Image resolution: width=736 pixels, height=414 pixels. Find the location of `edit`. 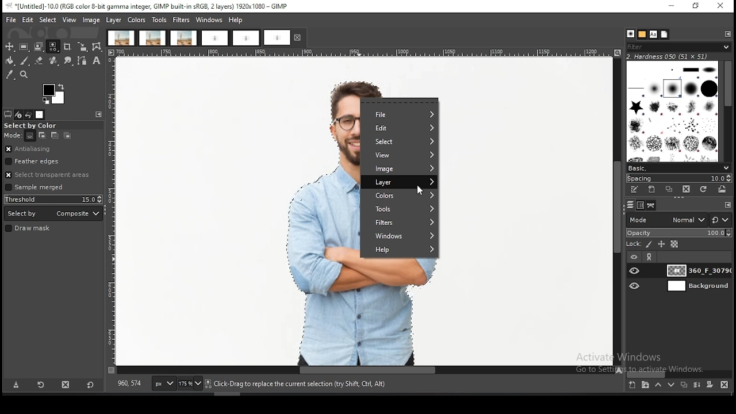

edit is located at coordinates (400, 128).